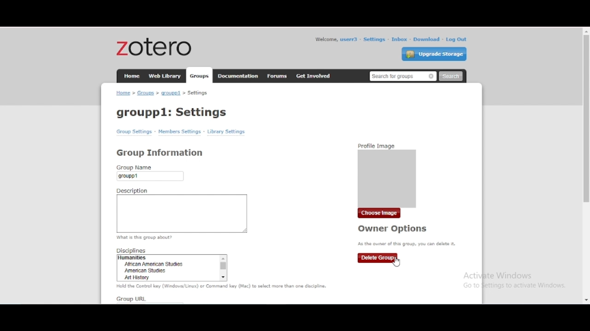 This screenshot has width=590, height=331. I want to click on web library, so click(165, 75).